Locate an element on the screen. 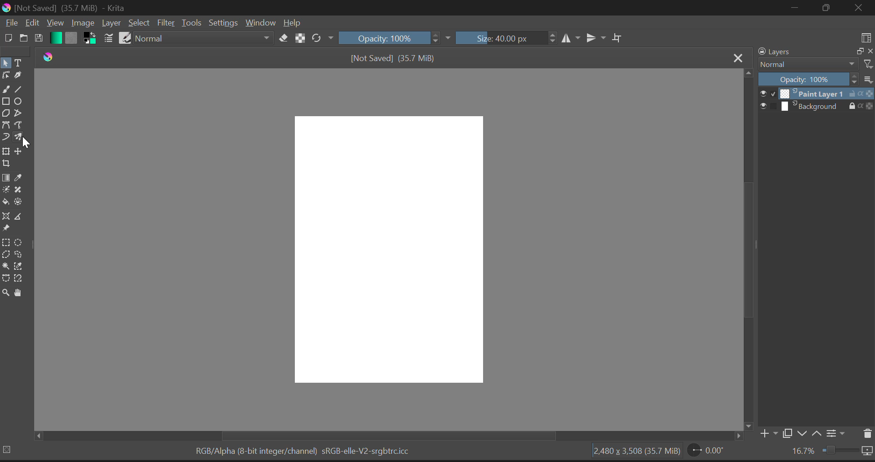 The height and width of the screenshot is (462, 875). Help is located at coordinates (293, 24).